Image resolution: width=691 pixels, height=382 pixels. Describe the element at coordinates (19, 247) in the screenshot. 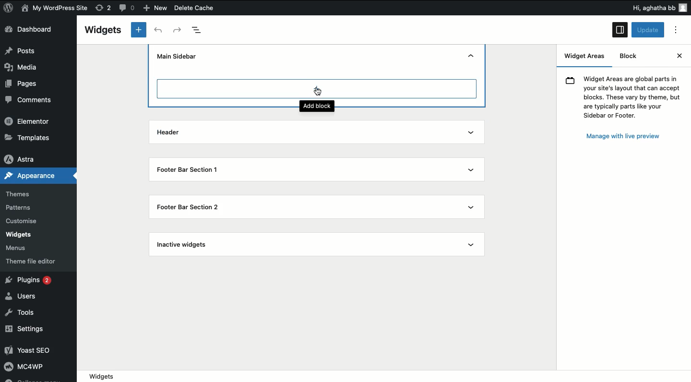

I see `‘Menus` at that location.